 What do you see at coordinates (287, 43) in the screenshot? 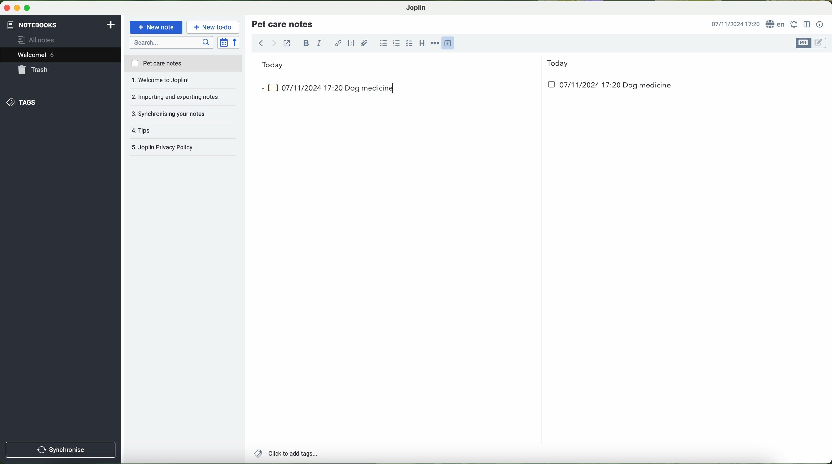
I see `toggle external editing` at bounding box center [287, 43].